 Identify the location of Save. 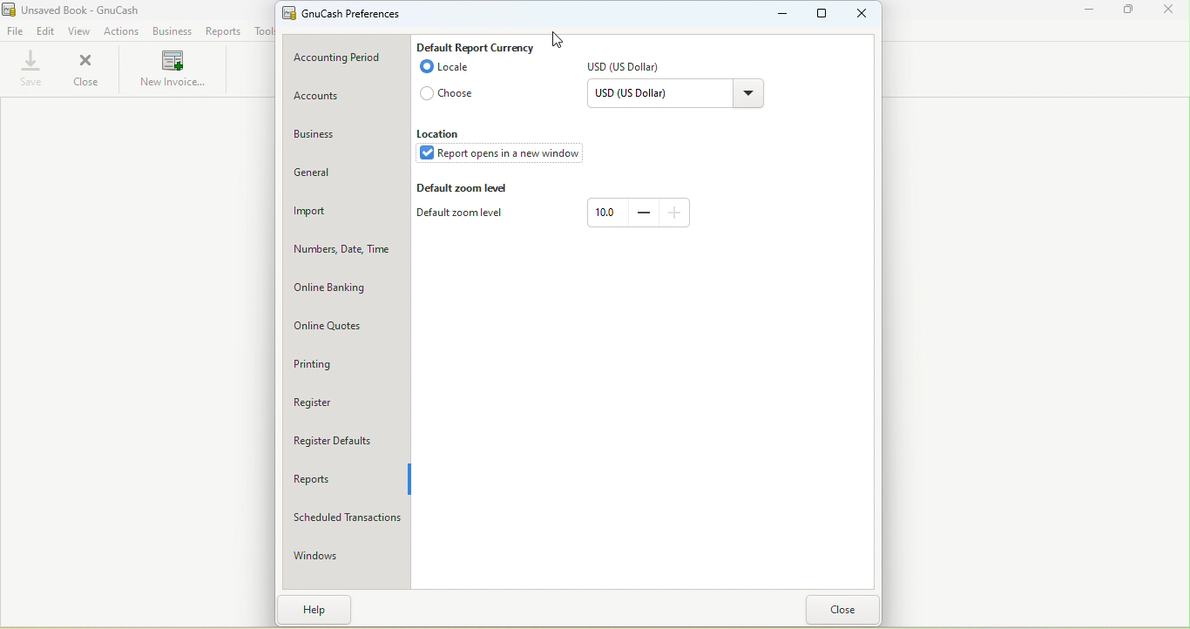
(27, 71).